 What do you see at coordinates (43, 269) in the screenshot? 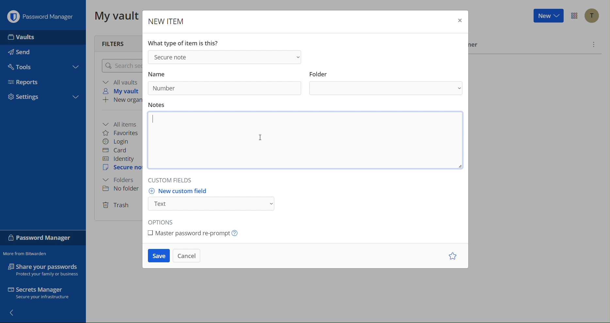
I see `Share your passwords` at bounding box center [43, 269].